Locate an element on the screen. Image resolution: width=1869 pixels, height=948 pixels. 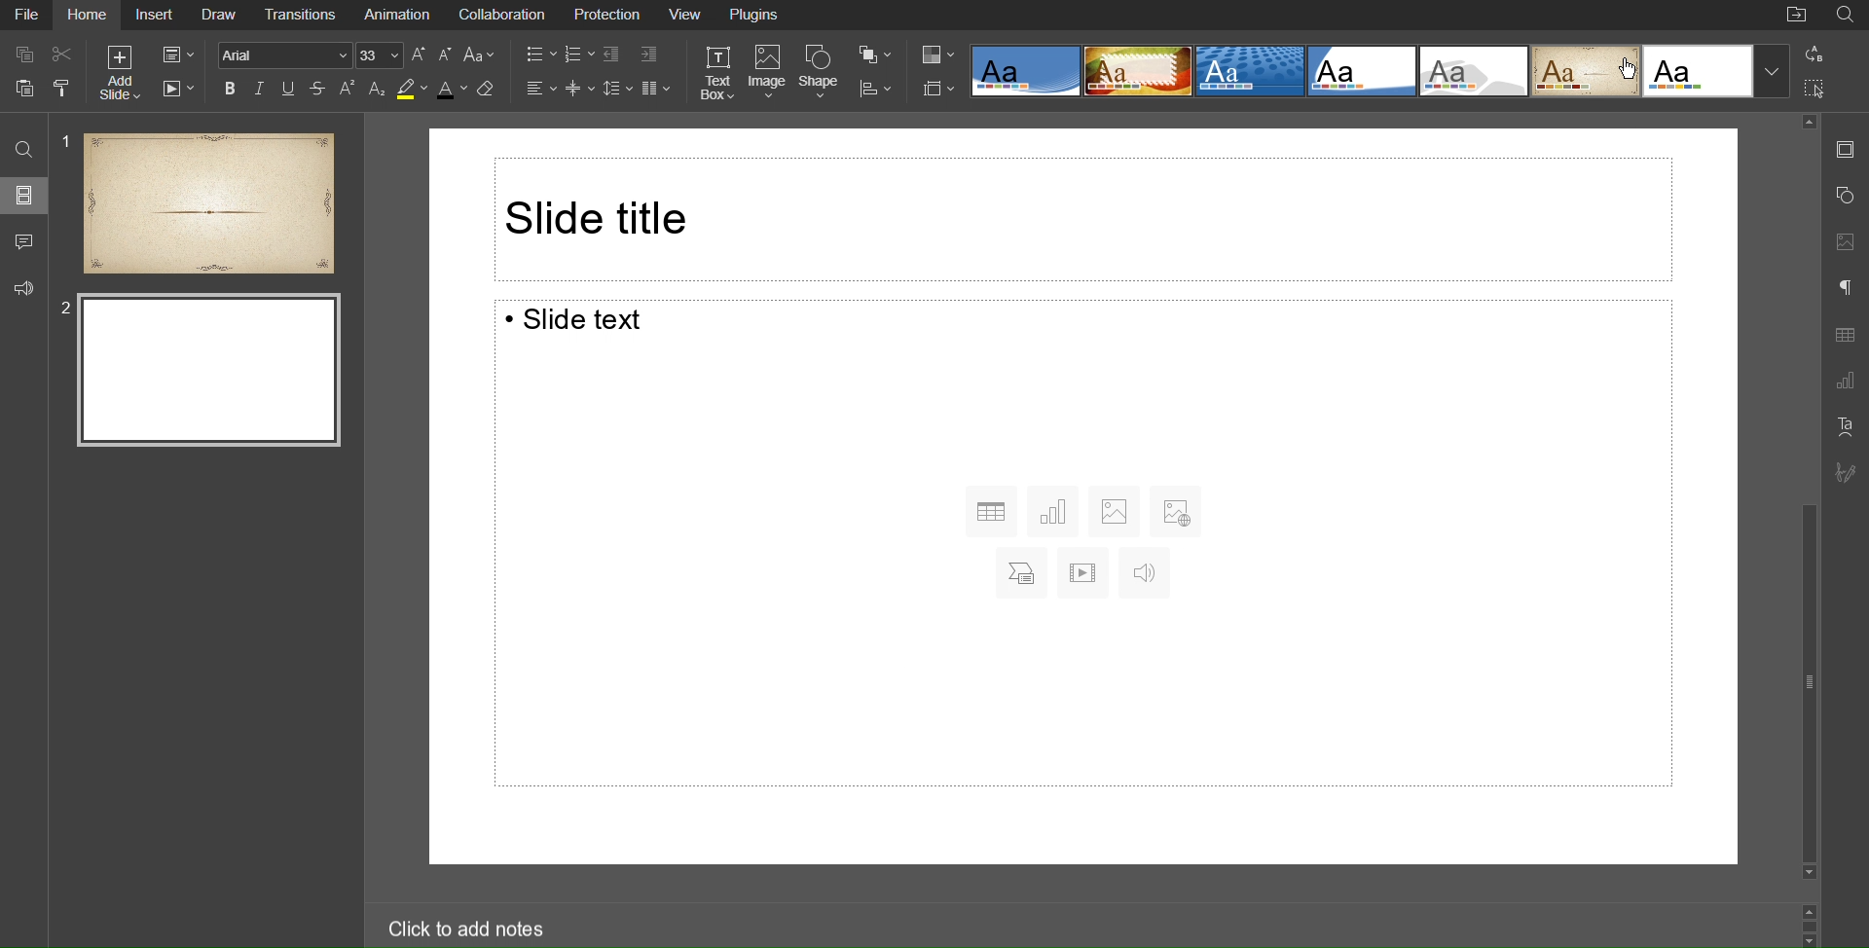
Italic is located at coordinates (261, 89).